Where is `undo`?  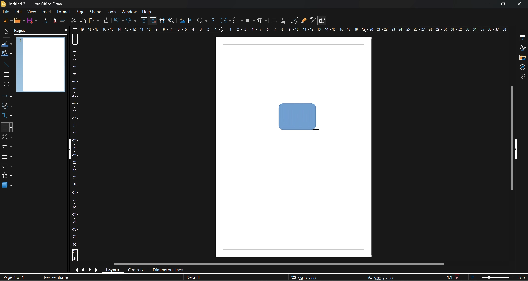
undo is located at coordinates (119, 21).